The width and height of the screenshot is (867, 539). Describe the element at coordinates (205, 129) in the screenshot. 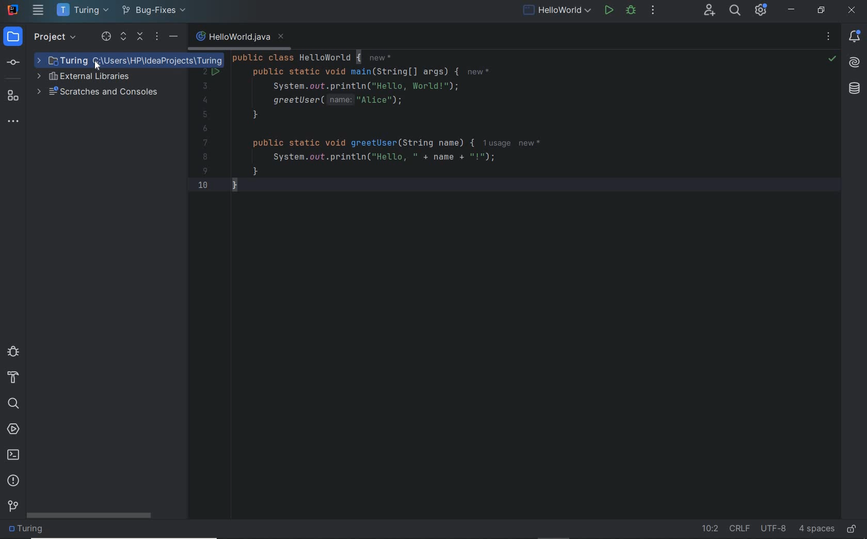

I see `6` at that location.